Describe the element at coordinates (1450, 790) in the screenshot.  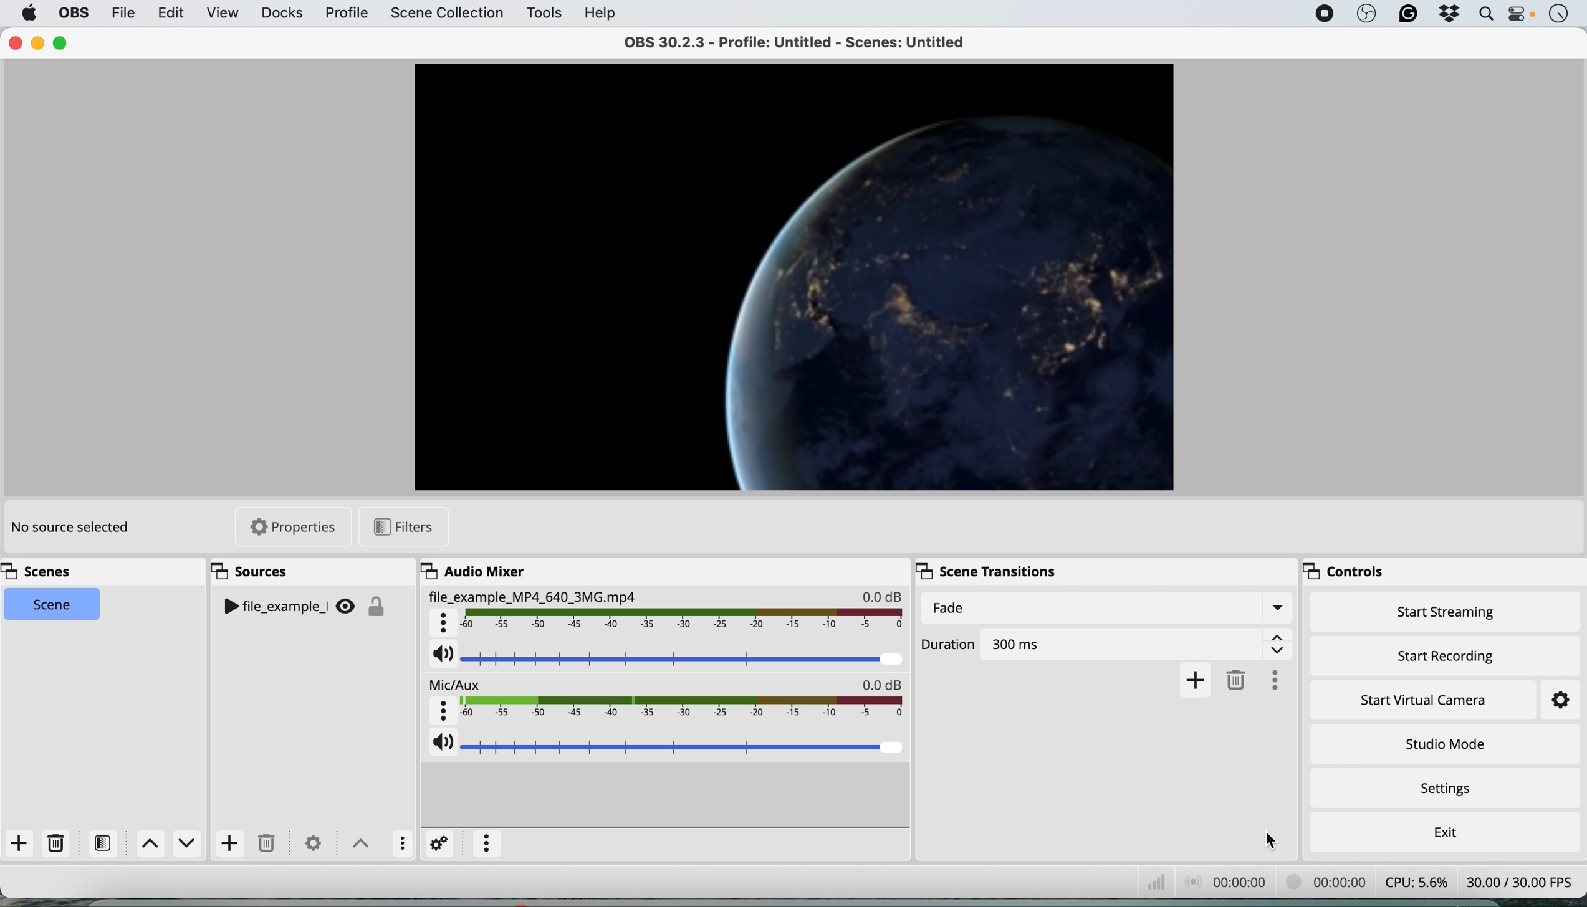
I see `settings` at that location.